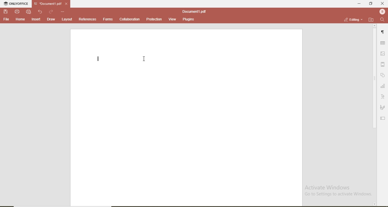  What do you see at coordinates (6, 20) in the screenshot?
I see `file` at bounding box center [6, 20].